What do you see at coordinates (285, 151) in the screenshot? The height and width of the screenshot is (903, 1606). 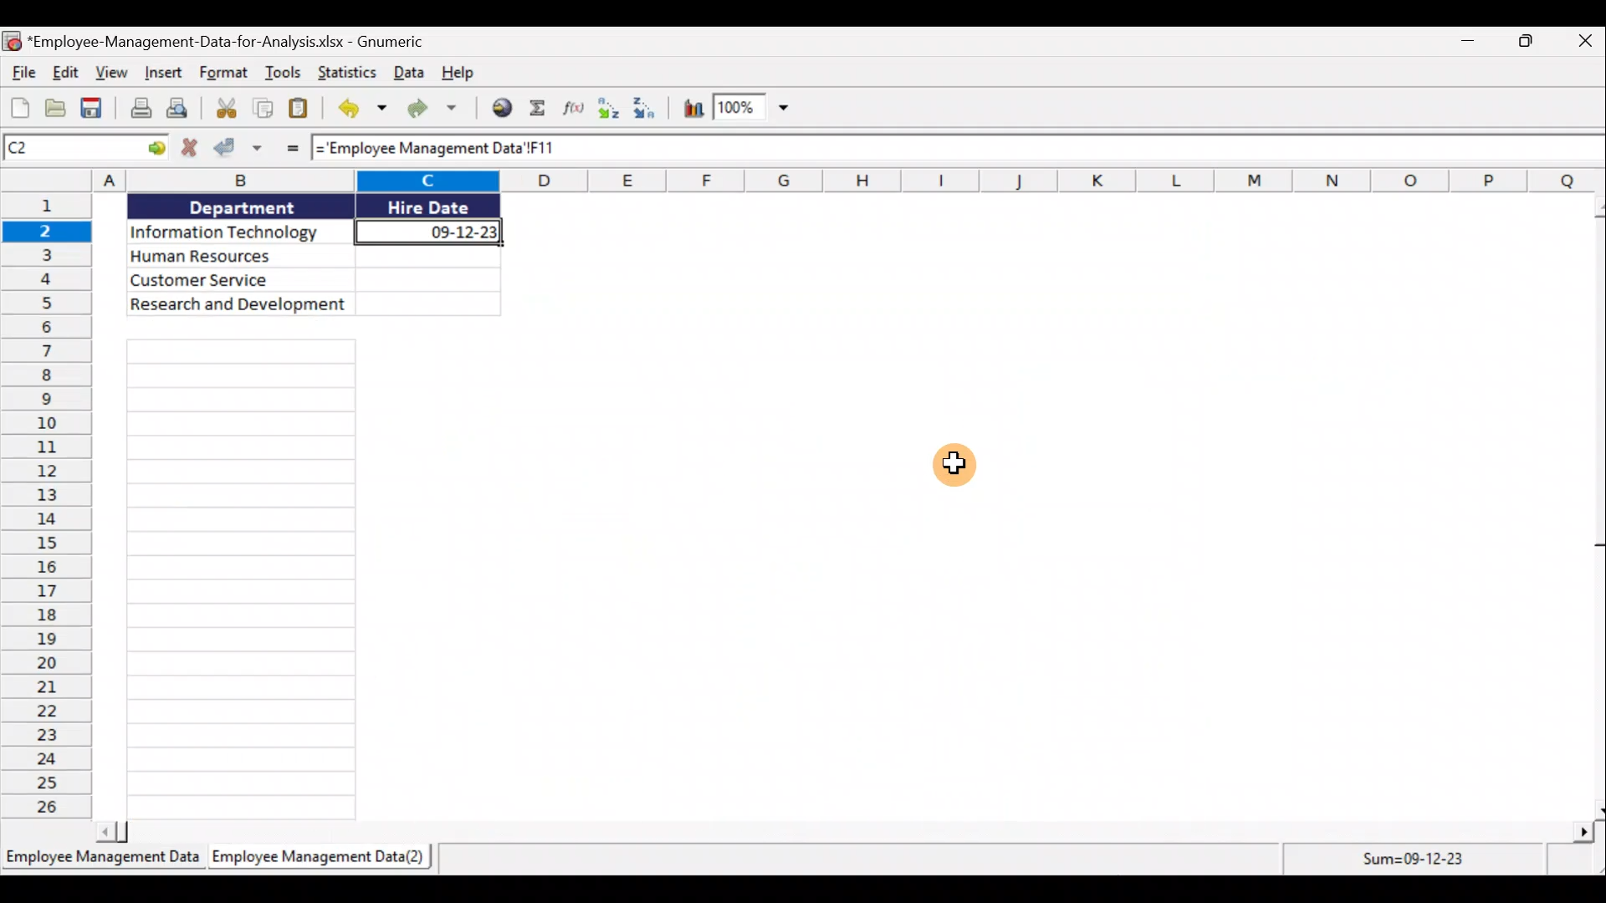 I see `Enter formula` at bounding box center [285, 151].